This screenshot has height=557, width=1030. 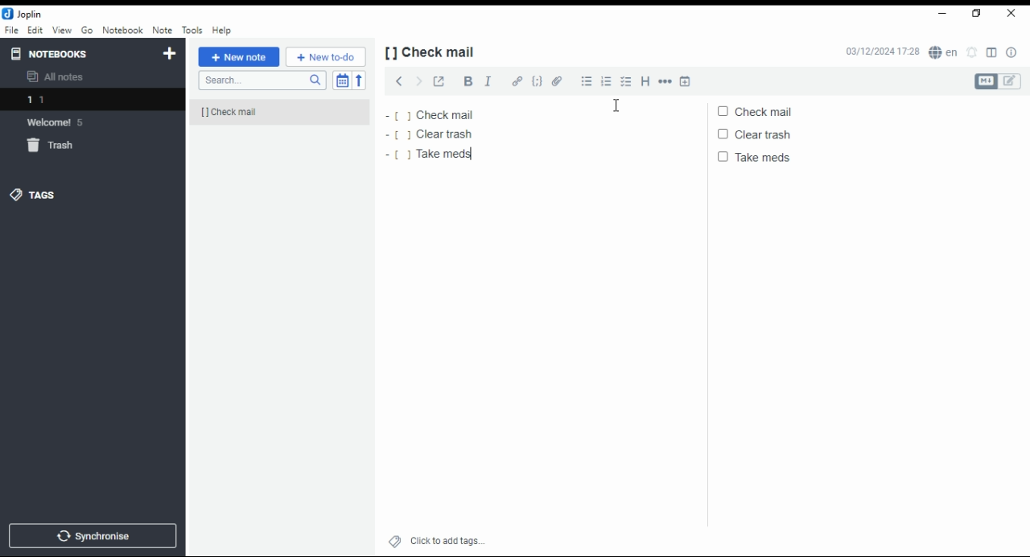 What do you see at coordinates (59, 54) in the screenshot?
I see `notebooks` at bounding box center [59, 54].